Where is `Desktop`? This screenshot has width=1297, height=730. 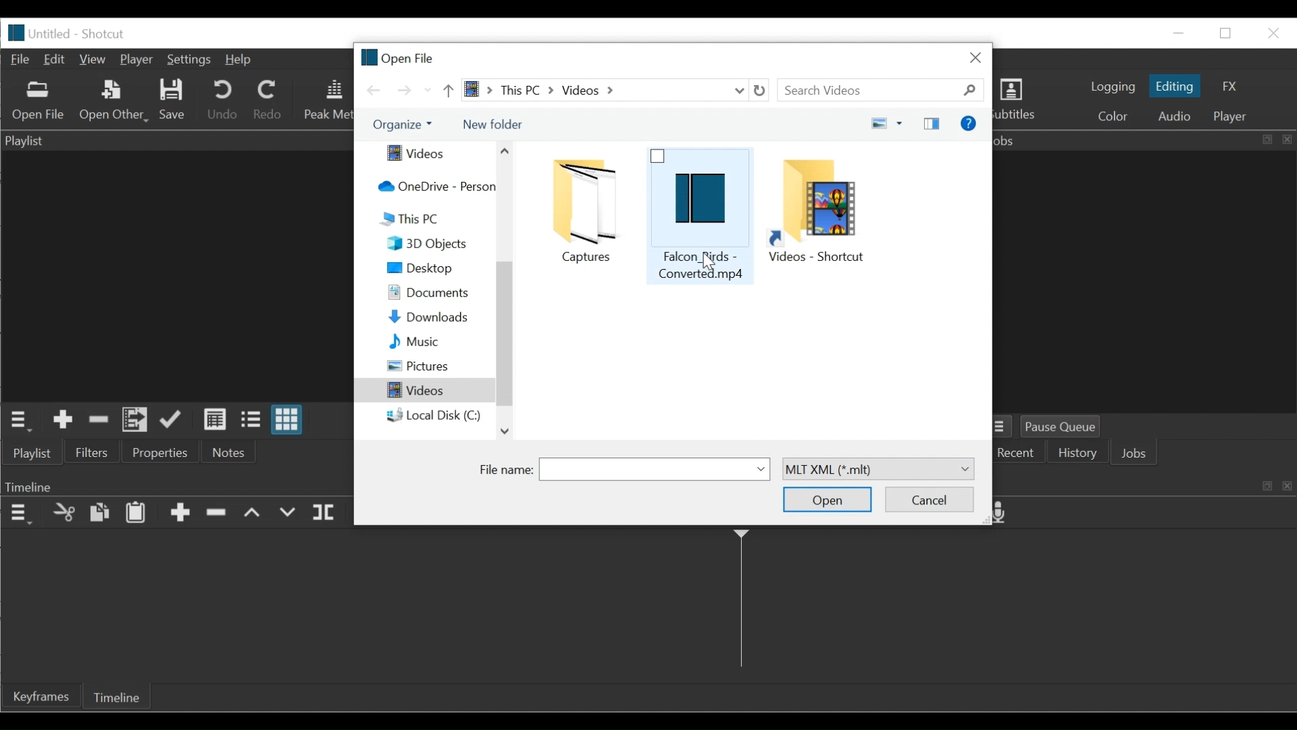
Desktop is located at coordinates (437, 268).